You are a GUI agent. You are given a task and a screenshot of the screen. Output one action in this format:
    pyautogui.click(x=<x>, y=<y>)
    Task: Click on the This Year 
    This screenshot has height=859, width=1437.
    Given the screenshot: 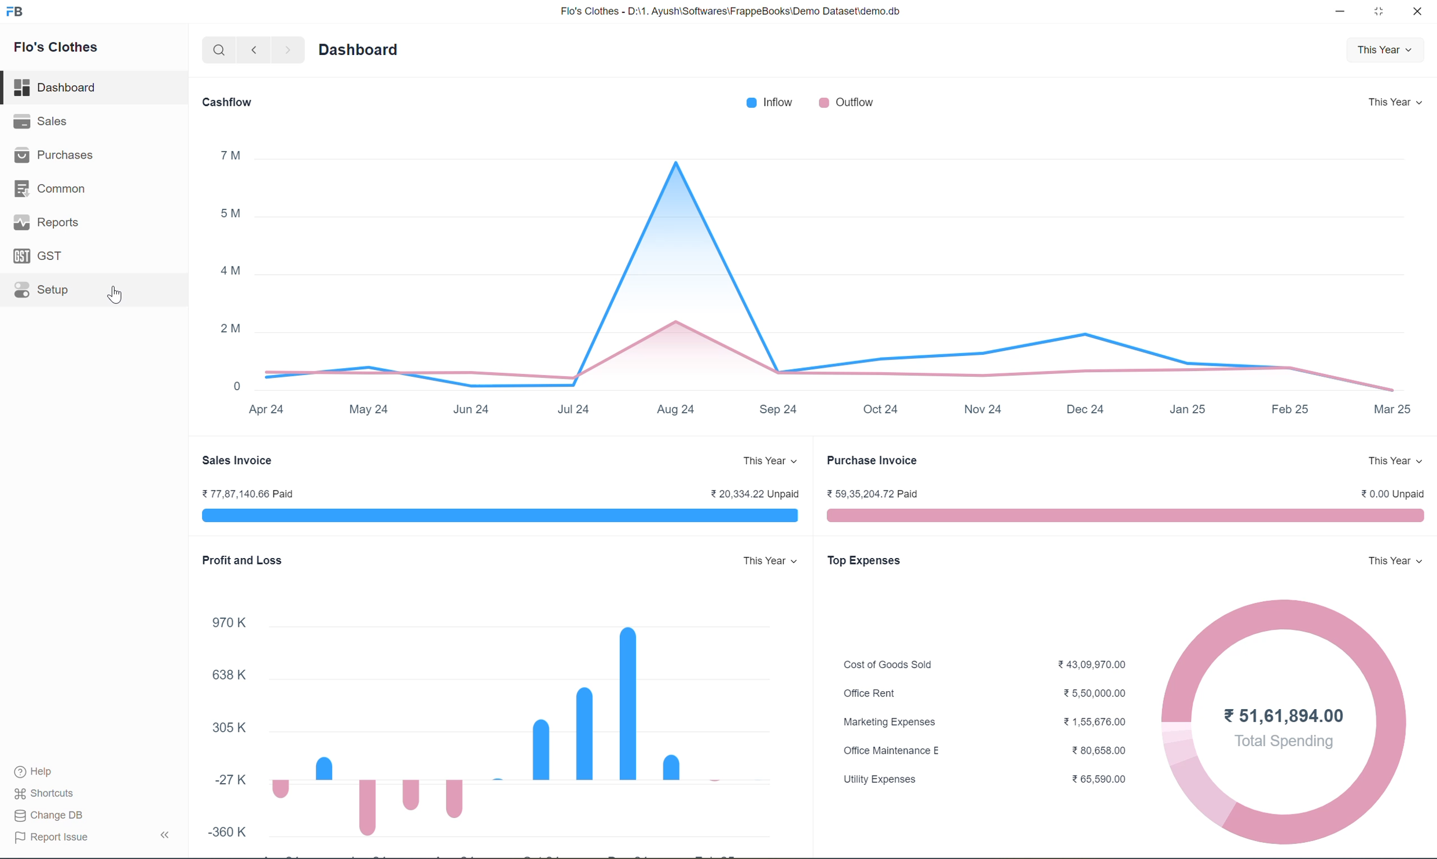 What is the action you would take?
    pyautogui.click(x=1396, y=102)
    